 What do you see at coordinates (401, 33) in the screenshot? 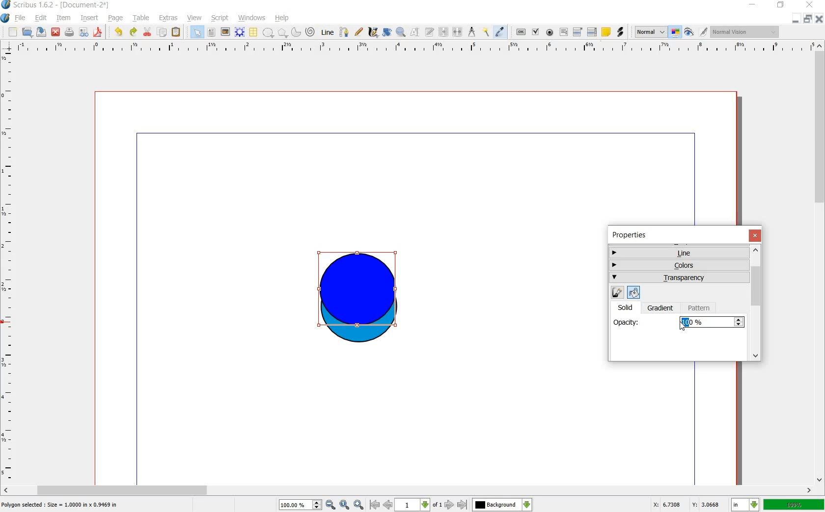
I see `zoom in or out` at bounding box center [401, 33].